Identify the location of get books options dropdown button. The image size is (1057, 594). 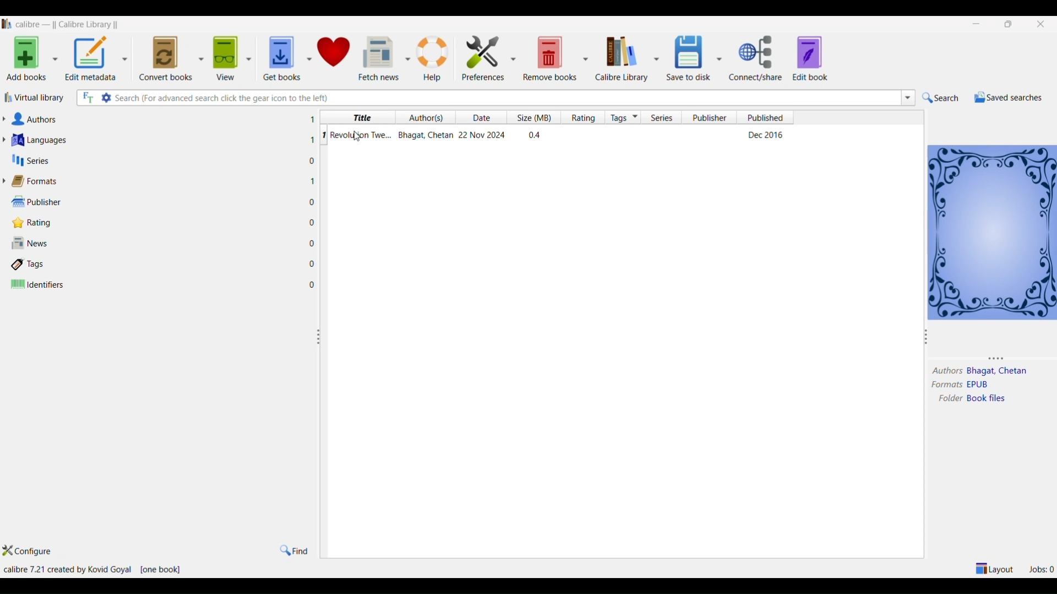
(308, 53).